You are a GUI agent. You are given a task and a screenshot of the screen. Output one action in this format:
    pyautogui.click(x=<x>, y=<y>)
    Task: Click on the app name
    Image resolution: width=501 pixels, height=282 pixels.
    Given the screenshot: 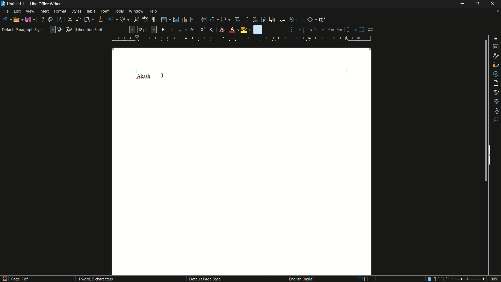 What is the action you would take?
    pyautogui.click(x=46, y=4)
    